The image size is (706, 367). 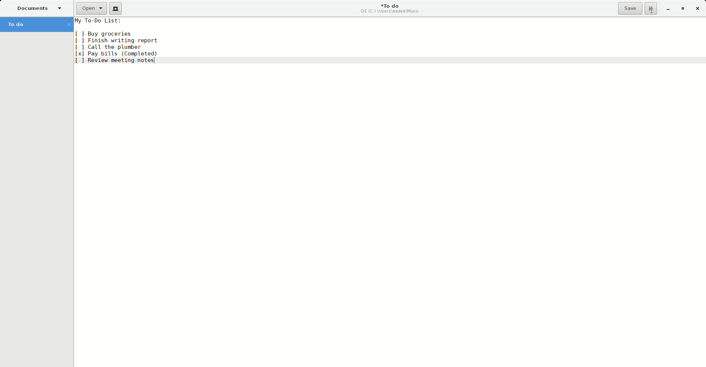 I want to click on cursor, so click(x=652, y=13).